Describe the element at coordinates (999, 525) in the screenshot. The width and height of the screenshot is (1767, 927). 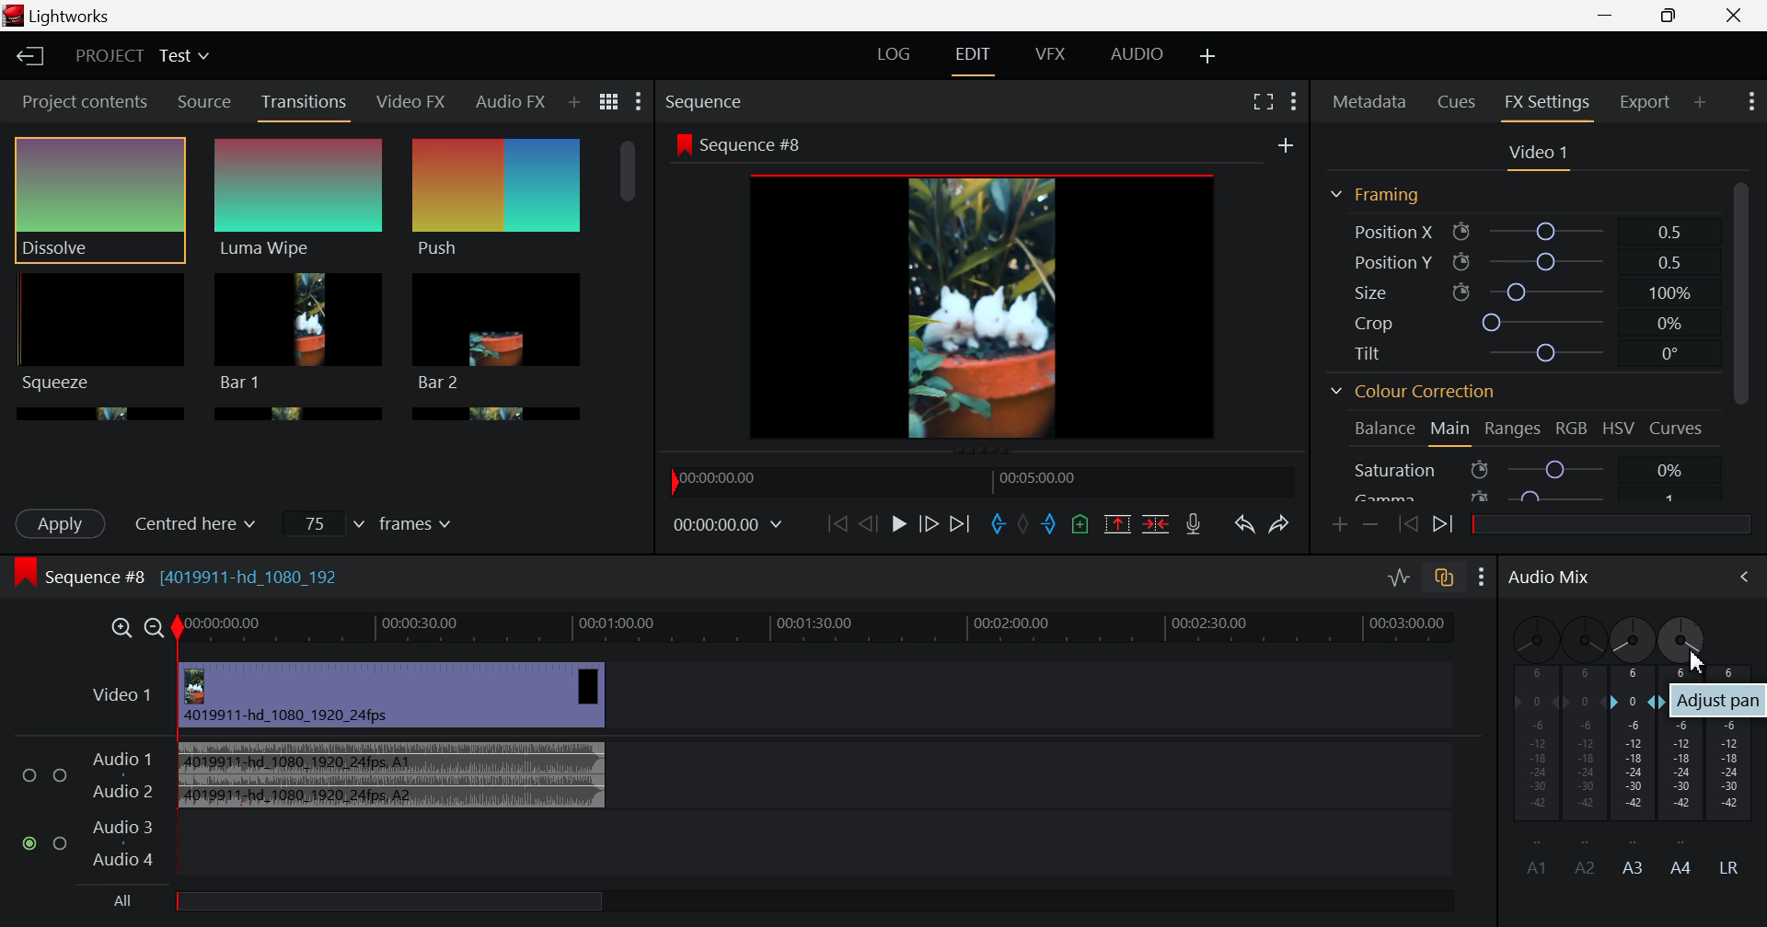
I see `Mark In` at that location.